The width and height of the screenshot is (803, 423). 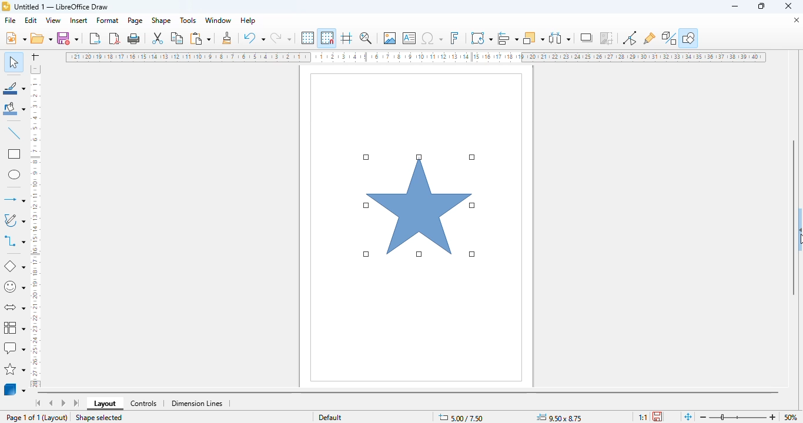 I want to click on scaling factor of the document, so click(x=643, y=417).